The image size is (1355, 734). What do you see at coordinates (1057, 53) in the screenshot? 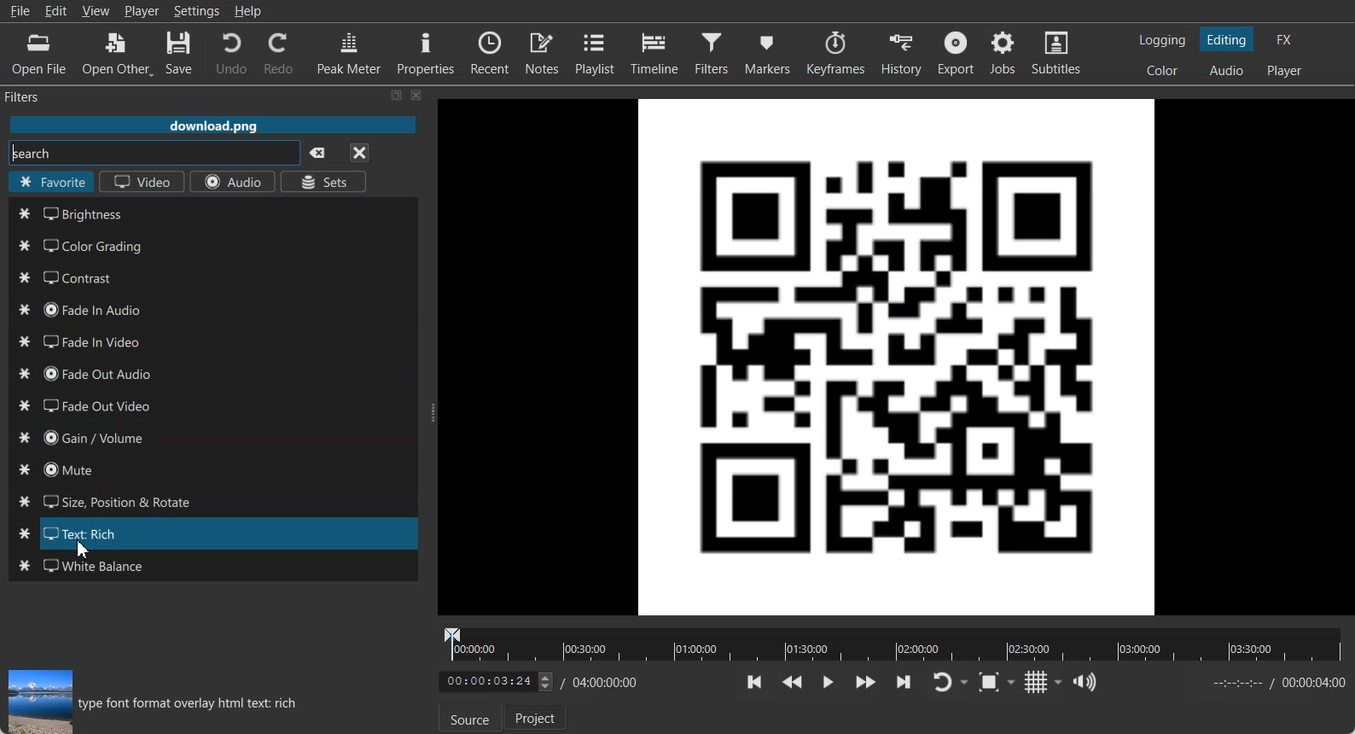
I see `Subtitles` at bounding box center [1057, 53].